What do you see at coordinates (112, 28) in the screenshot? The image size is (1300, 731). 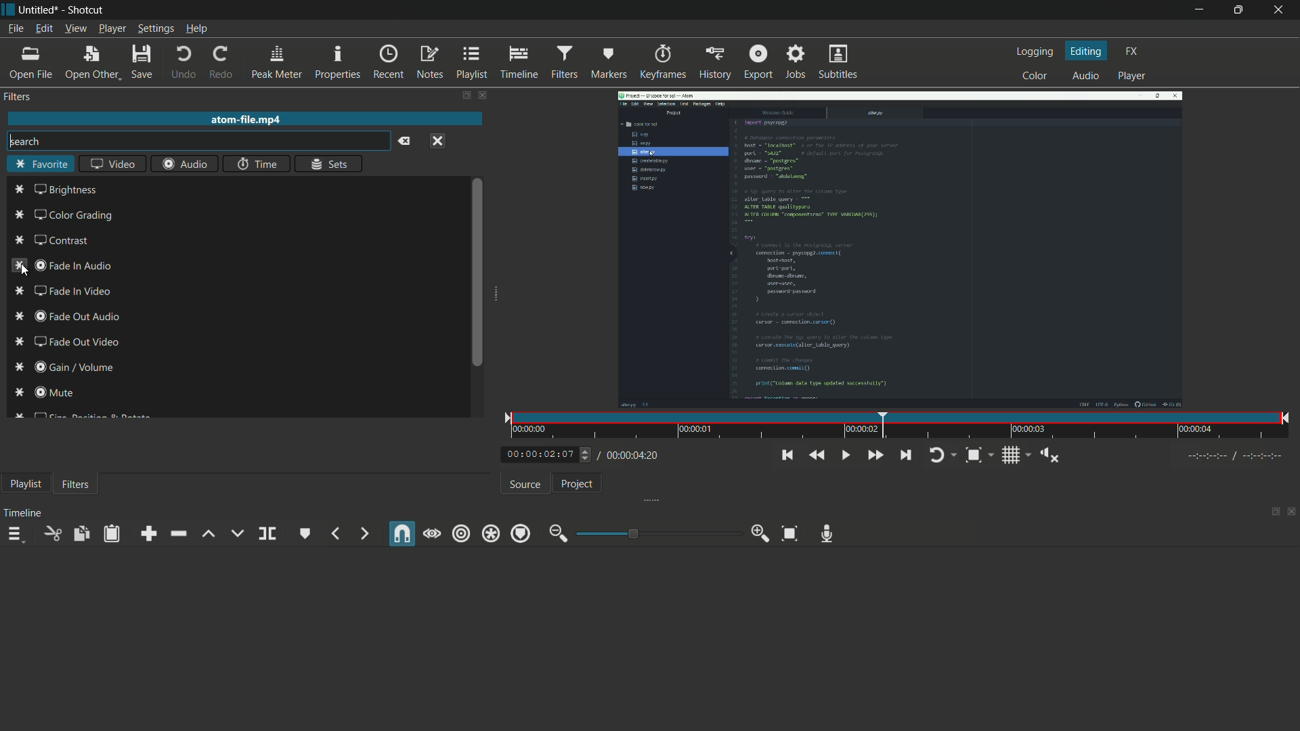 I see `player menu` at bounding box center [112, 28].